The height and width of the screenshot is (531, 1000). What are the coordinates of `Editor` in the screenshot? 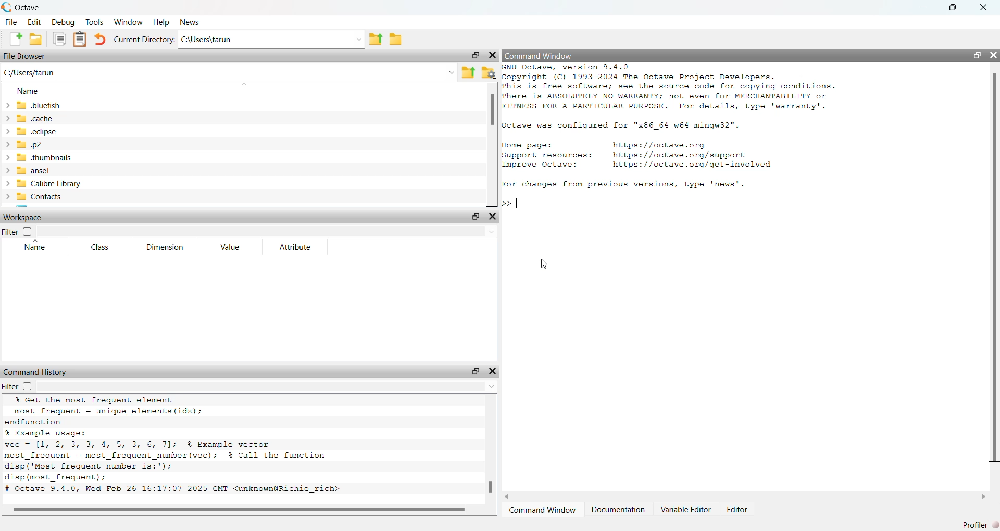 It's located at (736, 510).